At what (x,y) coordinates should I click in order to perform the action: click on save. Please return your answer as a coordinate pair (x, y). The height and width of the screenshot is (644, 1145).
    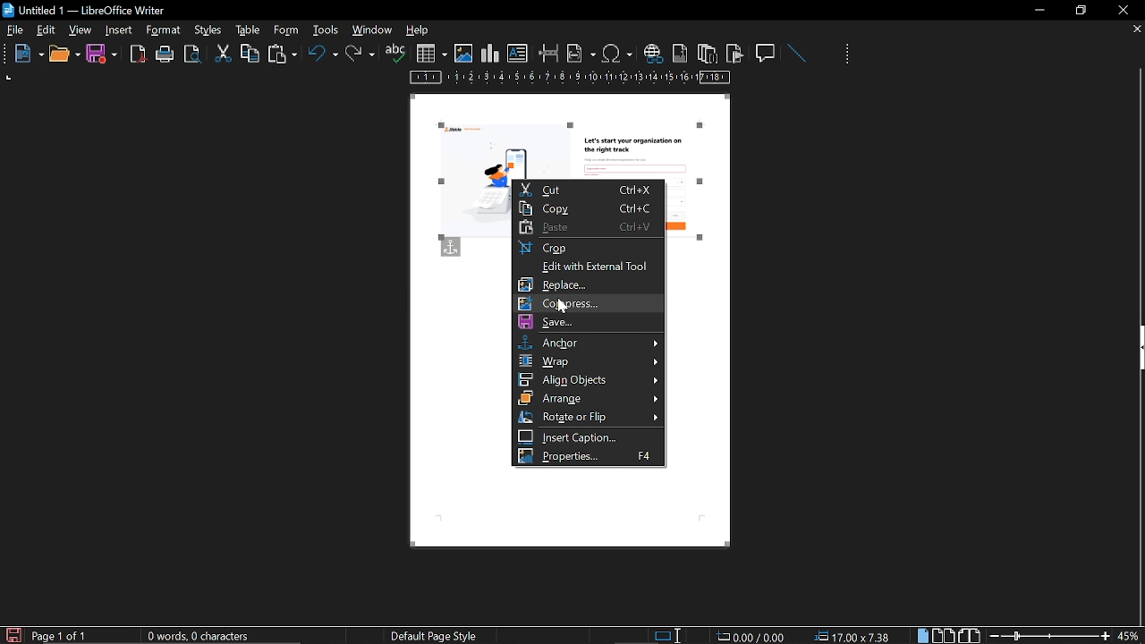
    Looking at the image, I should click on (102, 55).